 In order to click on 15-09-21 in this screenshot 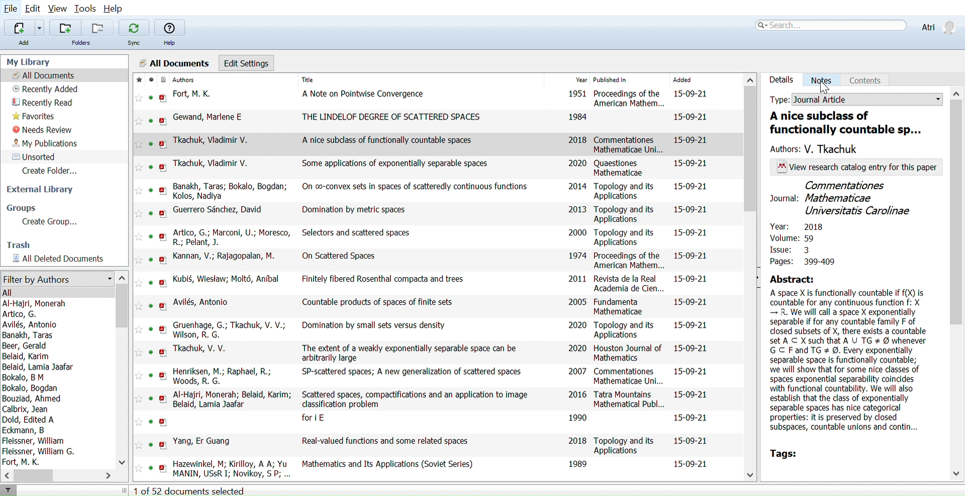, I will do `click(692, 186)`.